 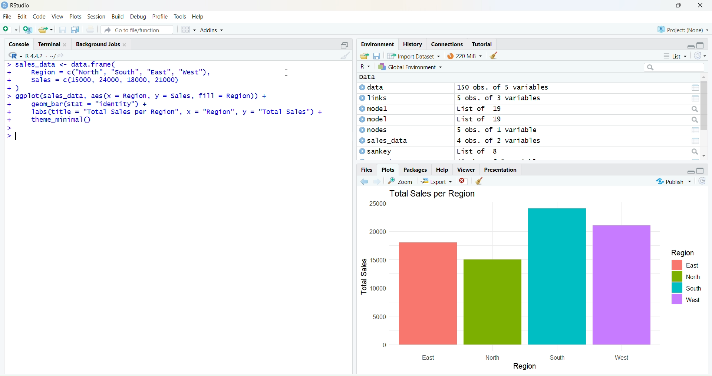 What do you see at coordinates (702, 171) in the screenshot?
I see `maximise` at bounding box center [702, 171].